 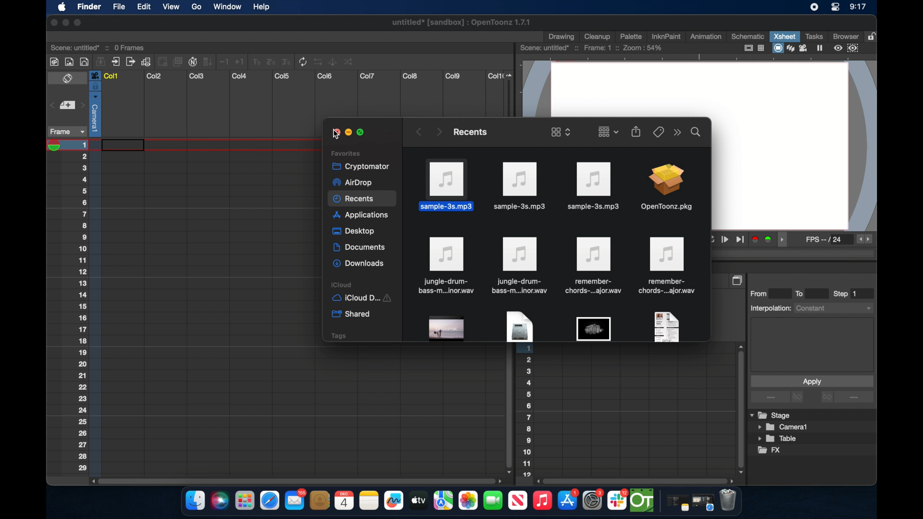 I want to click on package icon, so click(x=666, y=188).